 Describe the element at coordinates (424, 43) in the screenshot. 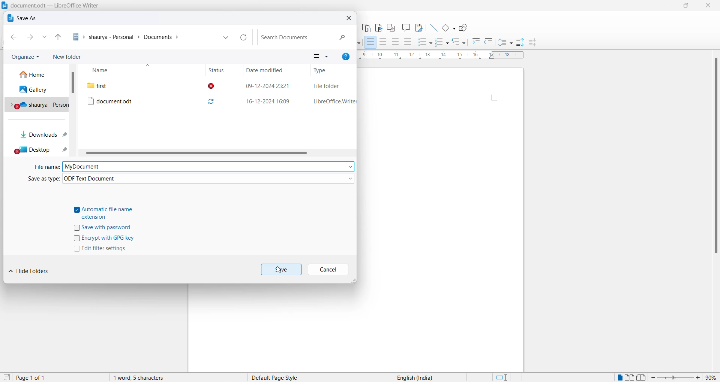

I see `Toggle unordered list` at that location.